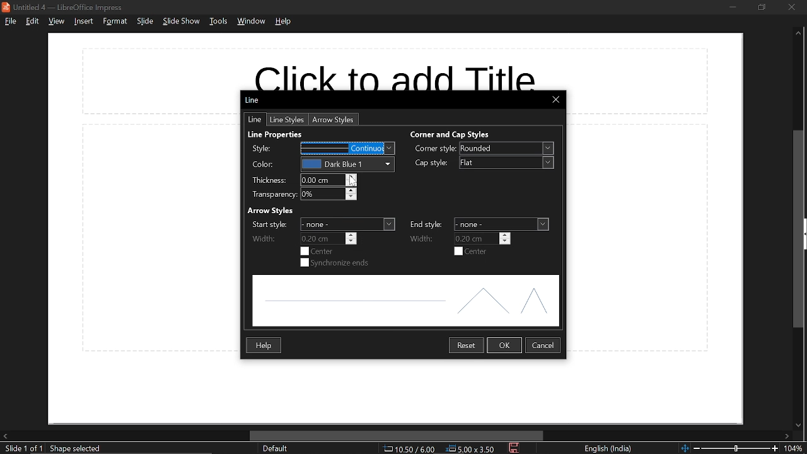 The image size is (807, 454). I want to click on cancel, so click(543, 346).